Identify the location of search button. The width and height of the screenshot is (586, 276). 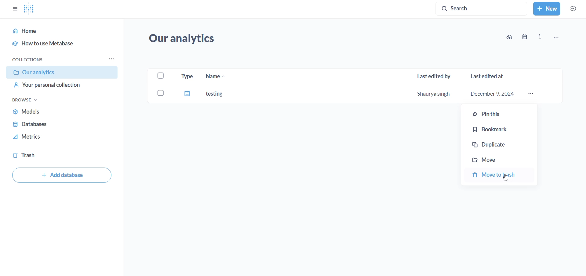
(482, 9).